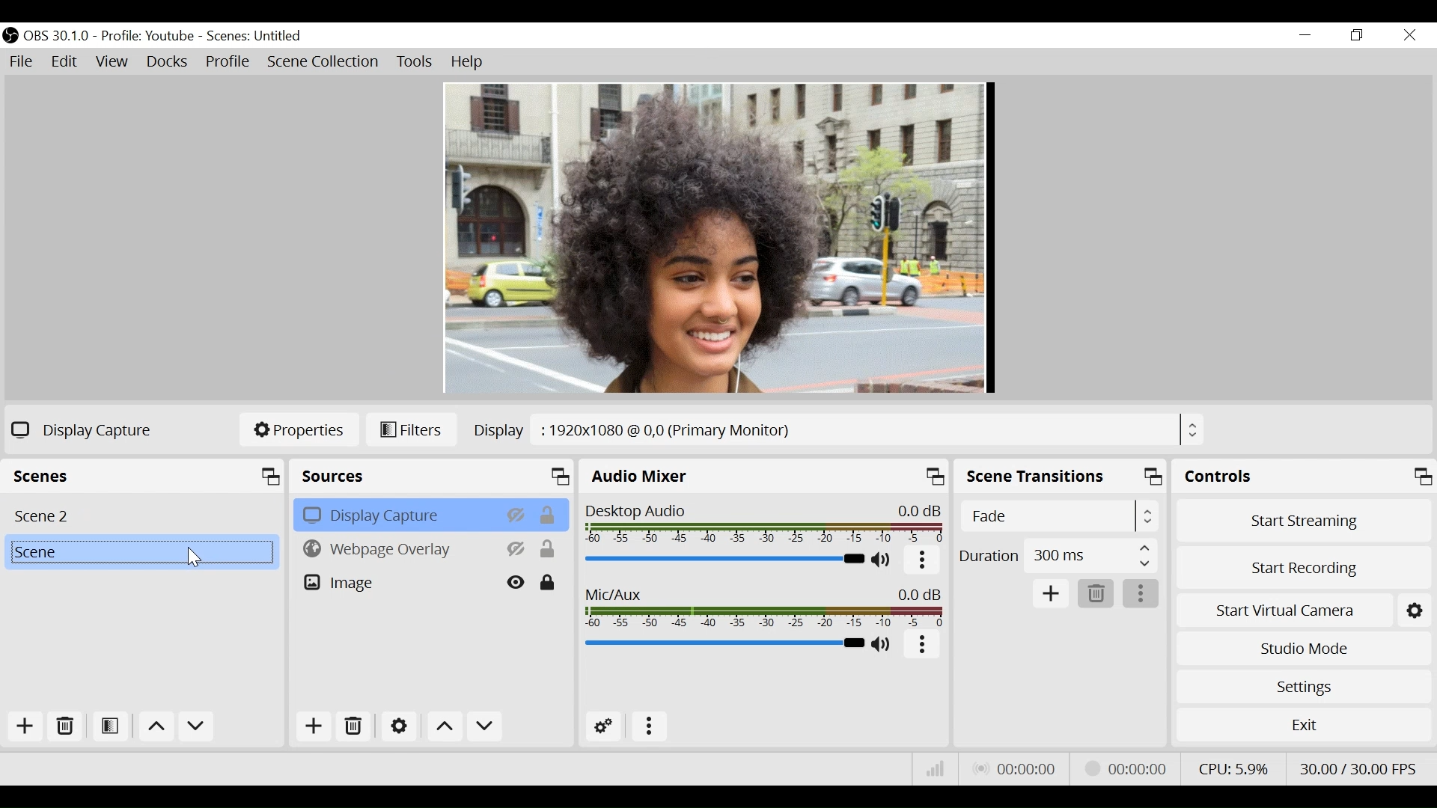 The width and height of the screenshot is (1437, 808). Describe the element at coordinates (397, 548) in the screenshot. I see `Webpage Overlay` at that location.